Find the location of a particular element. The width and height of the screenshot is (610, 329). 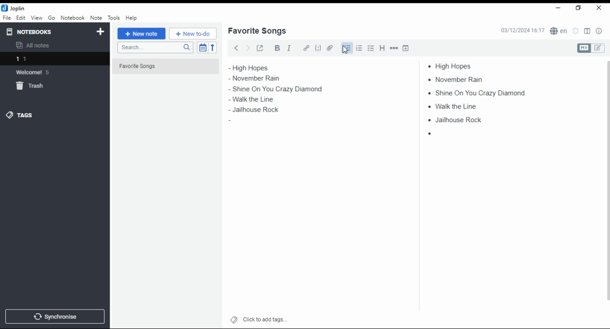

spell checker is located at coordinates (559, 30).